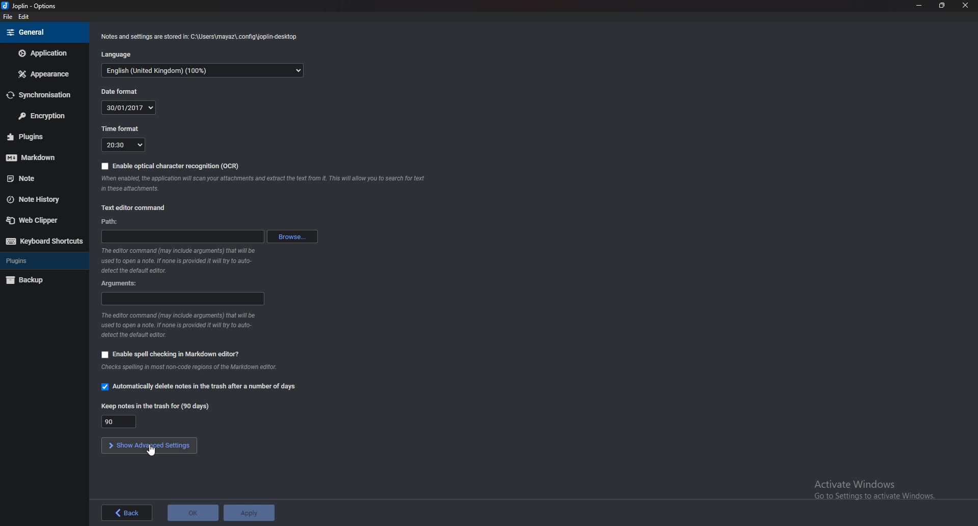 The width and height of the screenshot is (978, 526). I want to click on Automatically delete notes, so click(201, 388).